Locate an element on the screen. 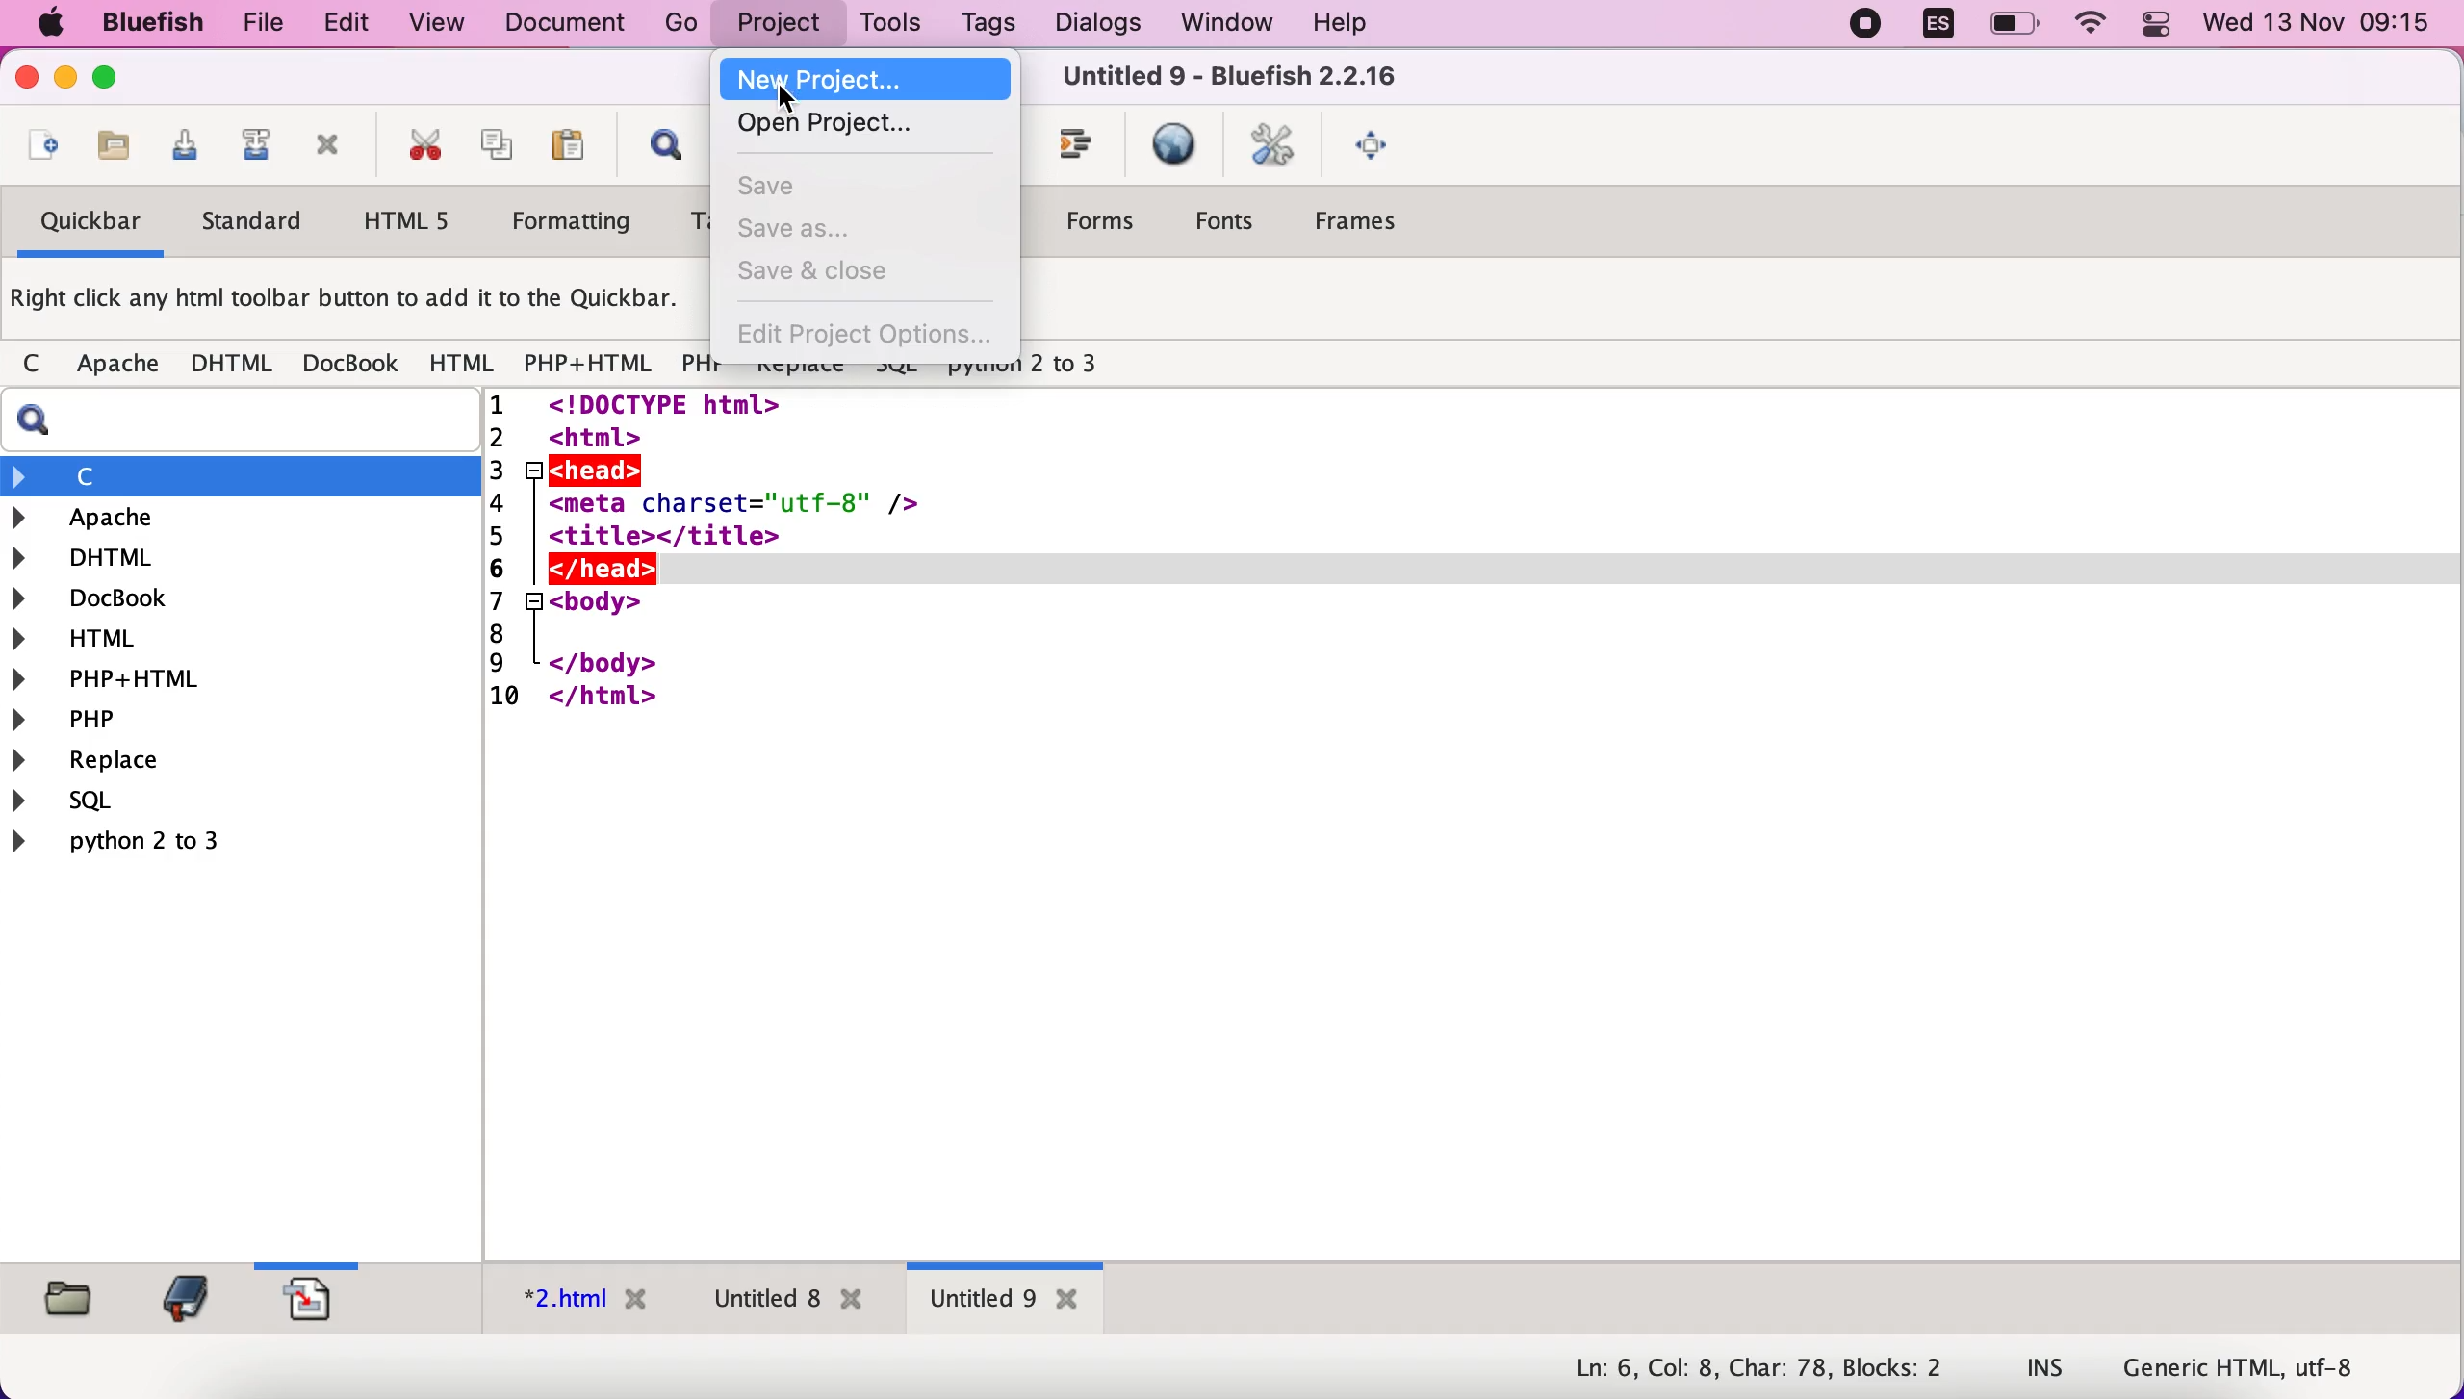  lines, column, blocks is located at coordinates (1745, 1370).